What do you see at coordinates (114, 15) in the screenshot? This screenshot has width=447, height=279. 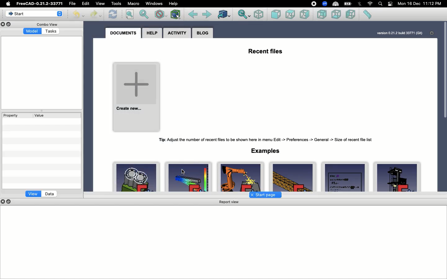 I see `Refresh` at bounding box center [114, 15].